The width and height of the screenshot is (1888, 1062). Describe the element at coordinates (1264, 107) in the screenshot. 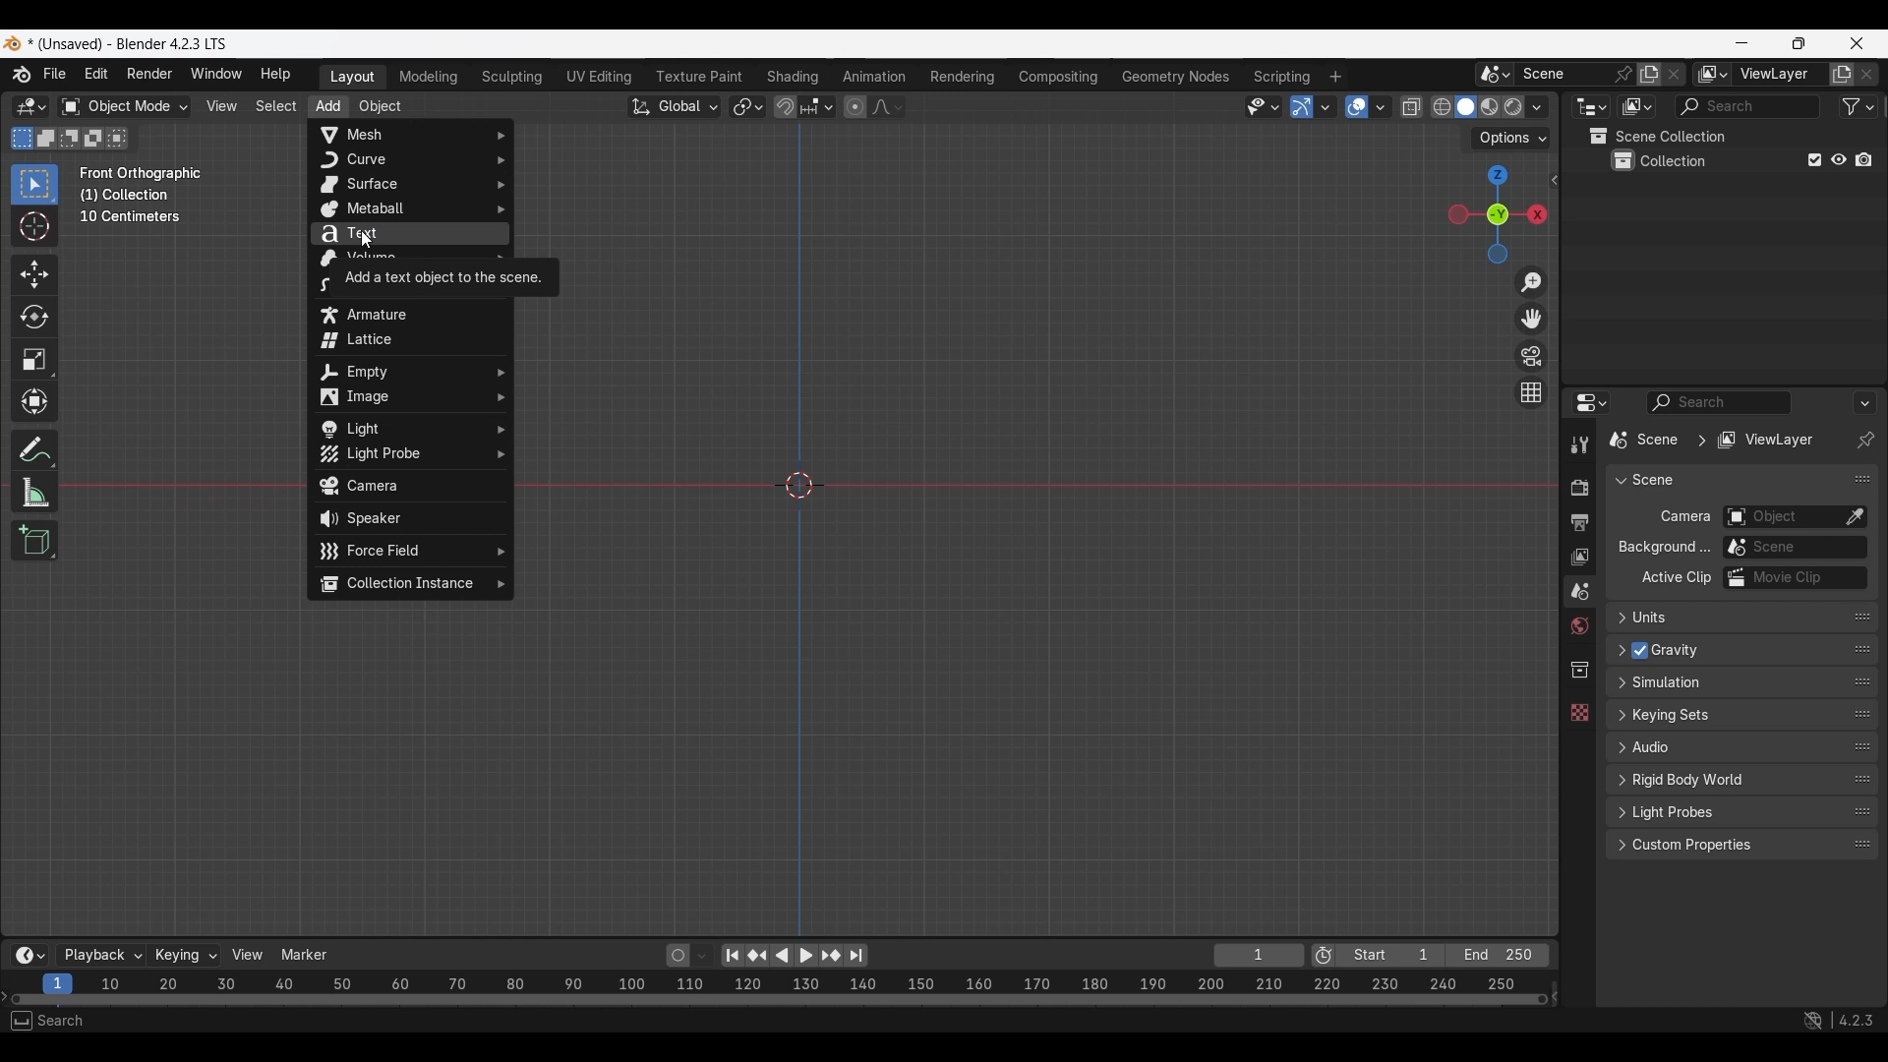

I see `Selectability and visibility` at that location.